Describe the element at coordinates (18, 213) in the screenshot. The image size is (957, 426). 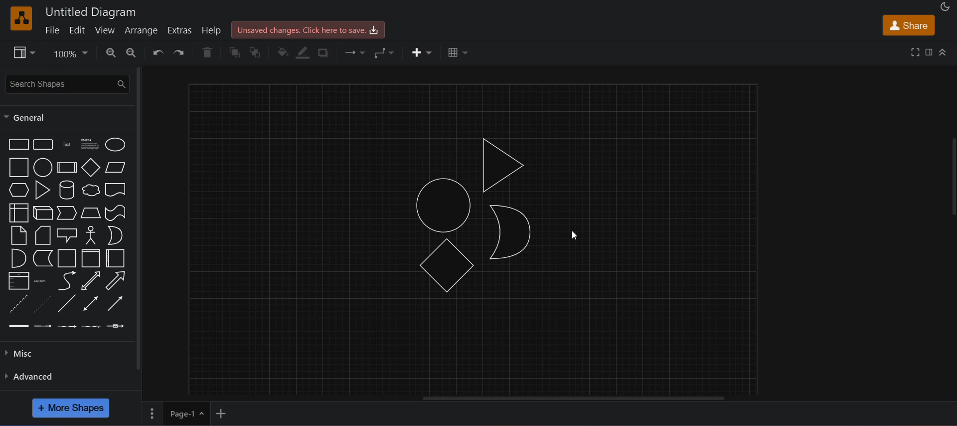
I see `internal storage` at that location.